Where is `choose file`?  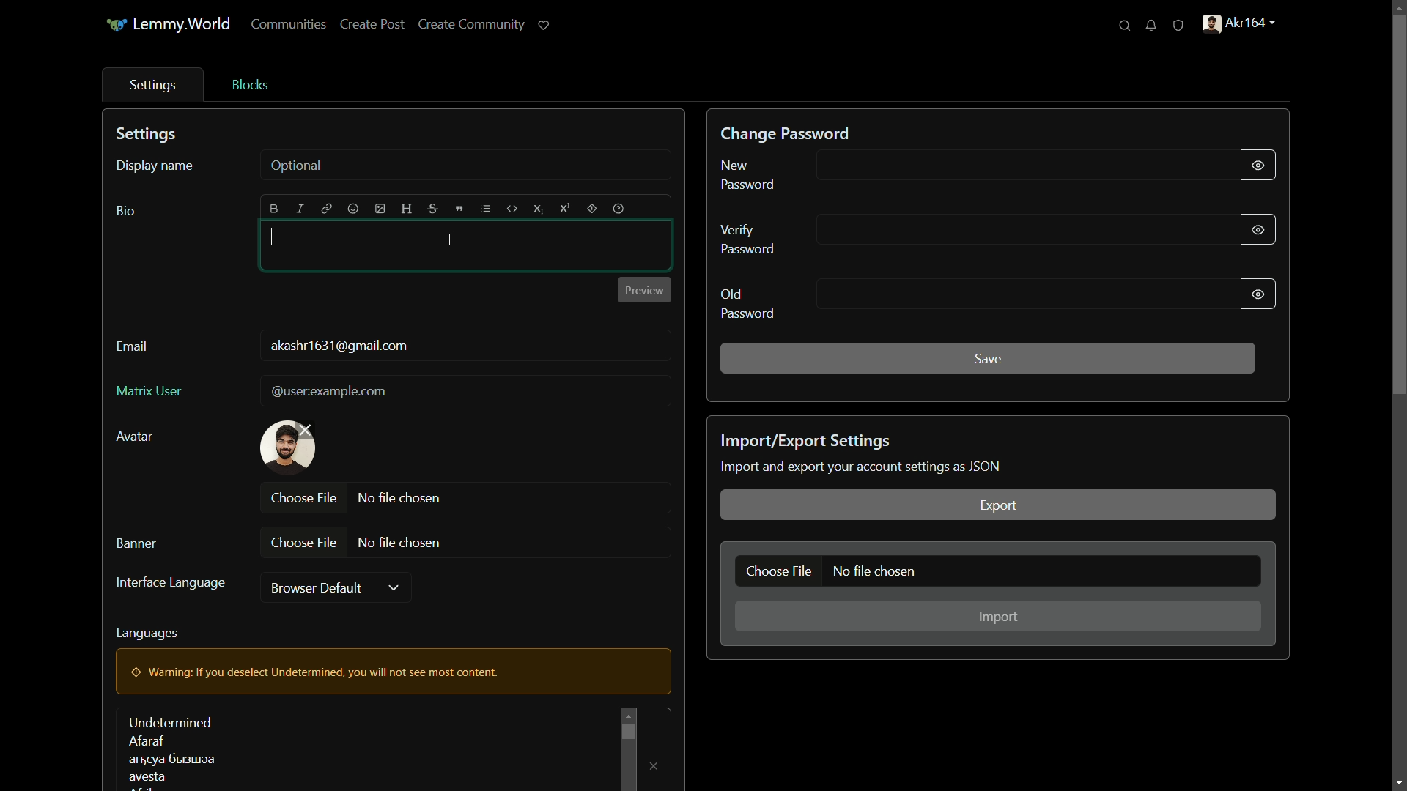
choose file is located at coordinates (305, 498).